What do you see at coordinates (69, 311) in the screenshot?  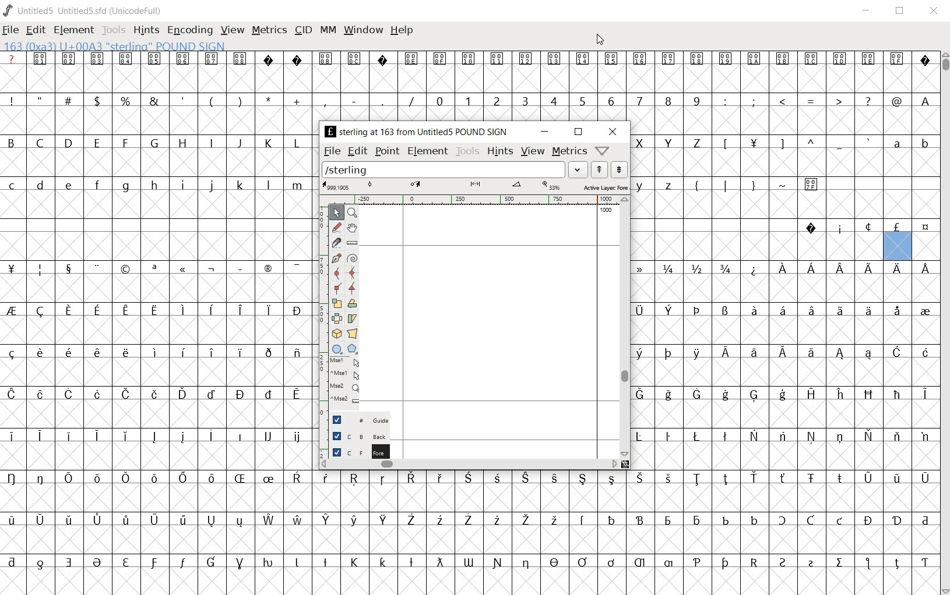 I see `Symbol` at bounding box center [69, 311].